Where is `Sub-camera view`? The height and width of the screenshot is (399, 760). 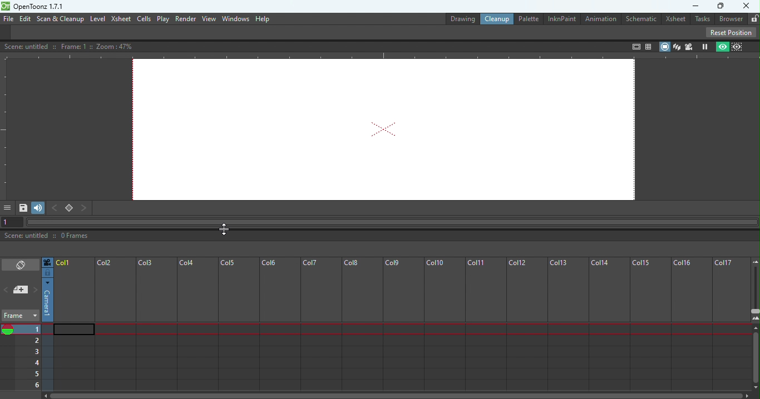 Sub-camera view is located at coordinates (739, 46).